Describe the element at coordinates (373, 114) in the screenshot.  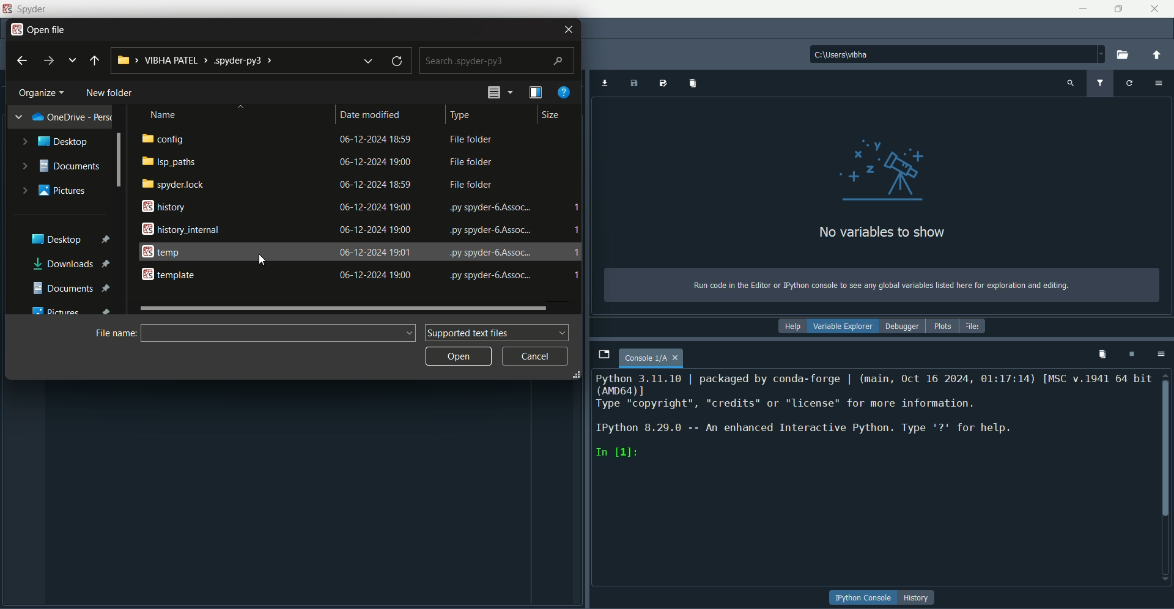
I see `date modified` at that location.